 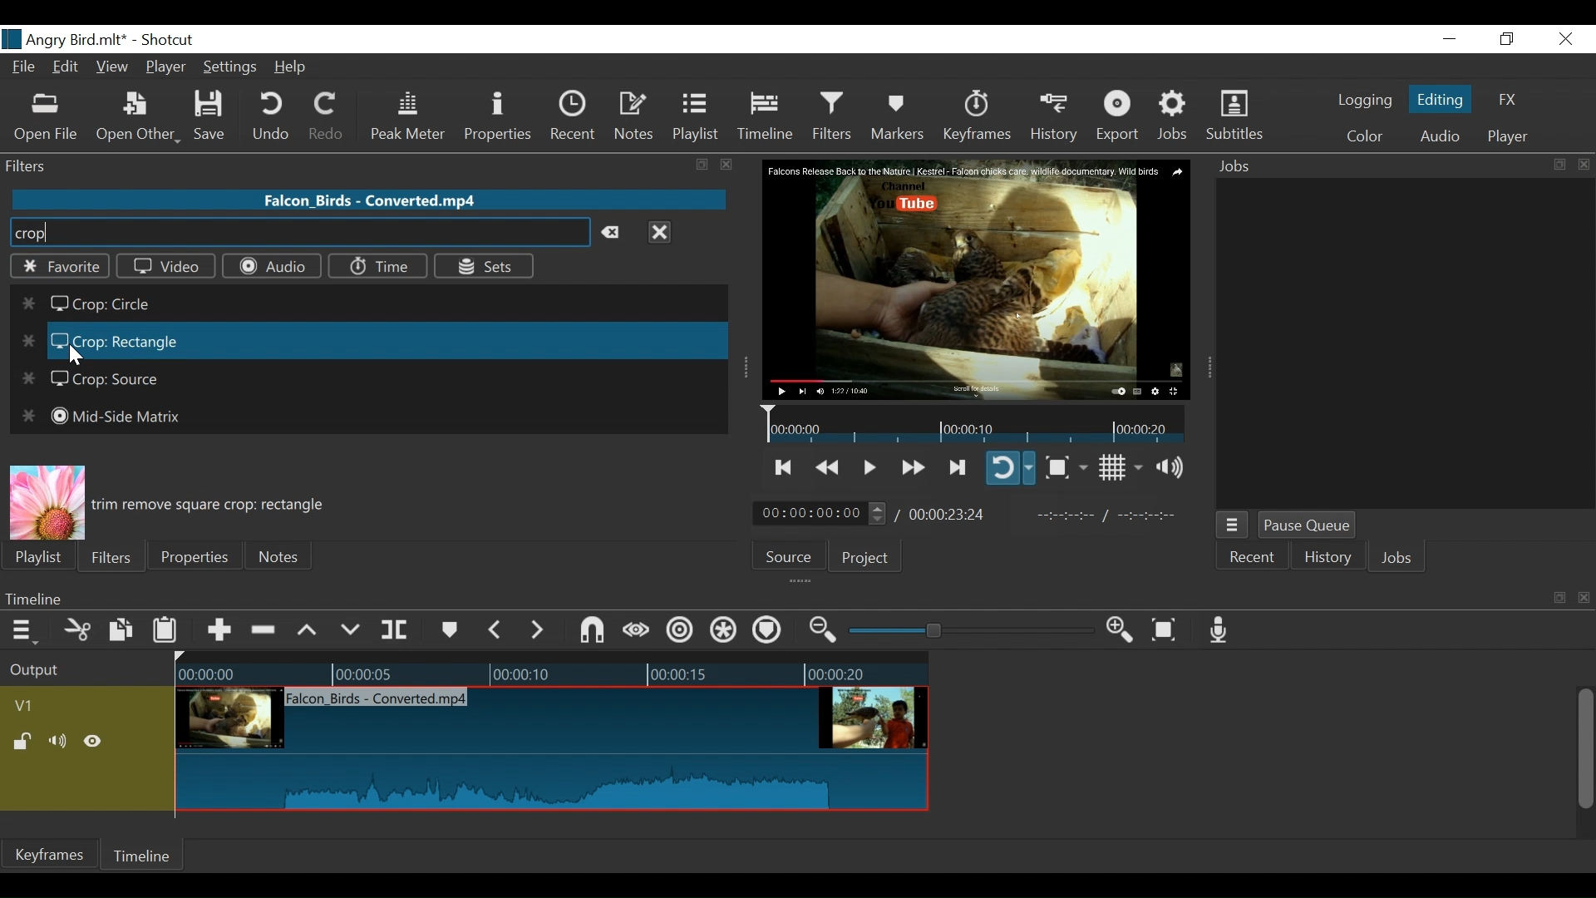 What do you see at coordinates (865, 557) in the screenshot?
I see `Project` at bounding box center [865, 557].